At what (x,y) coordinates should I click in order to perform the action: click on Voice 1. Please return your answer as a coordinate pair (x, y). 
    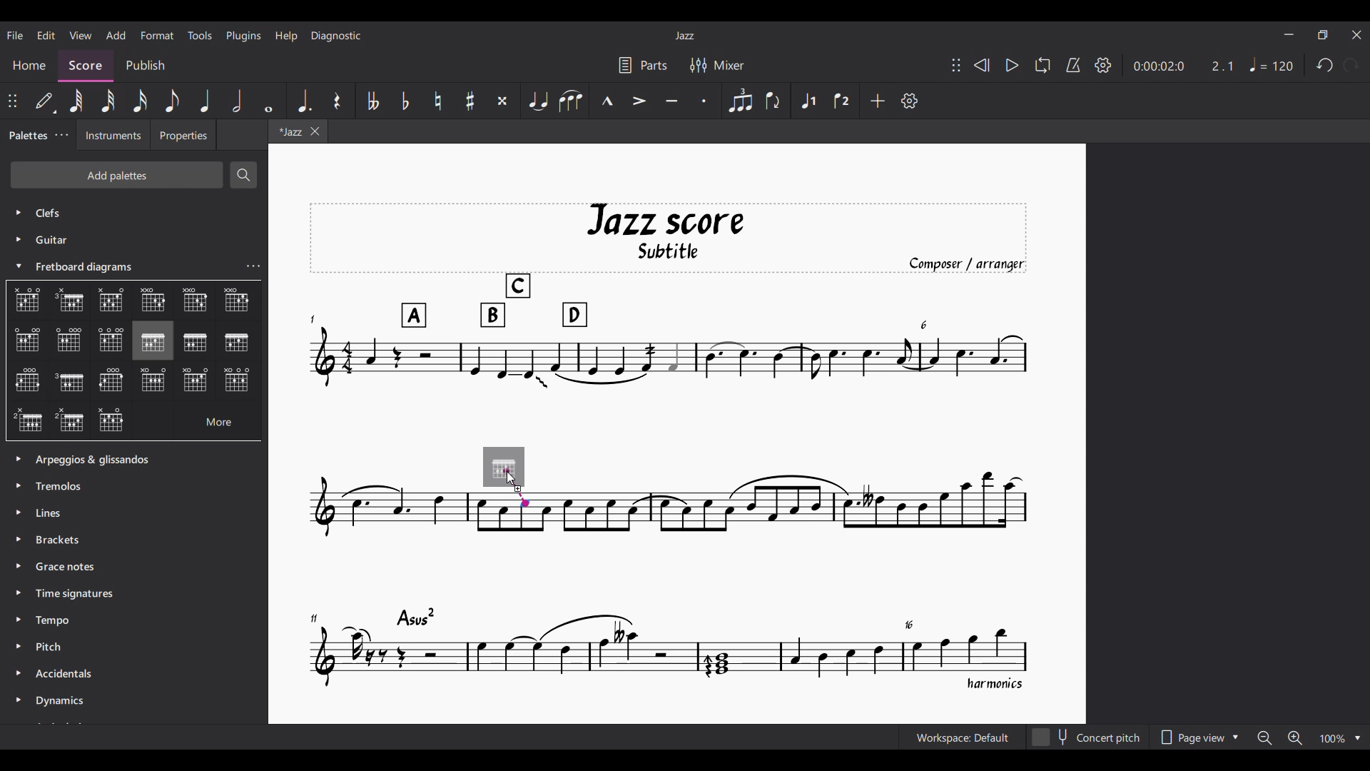
    Looking at the image, I should click on (808, 100).